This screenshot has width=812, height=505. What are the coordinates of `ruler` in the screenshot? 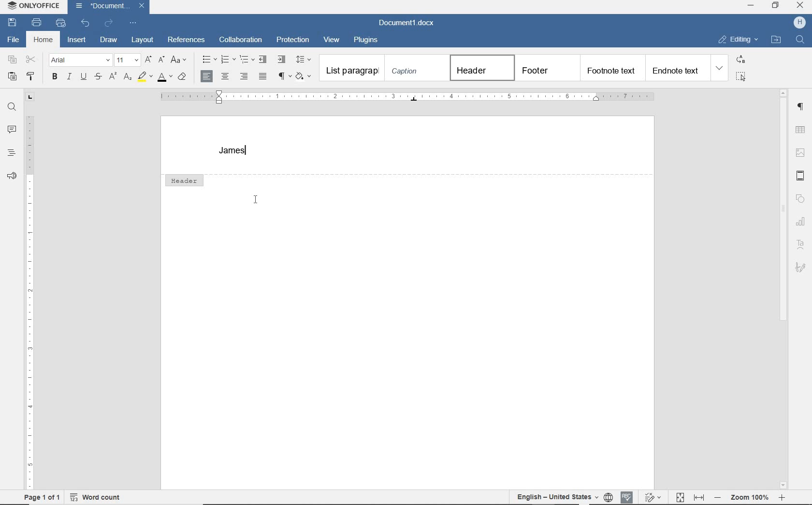 It's located at (404, 97).